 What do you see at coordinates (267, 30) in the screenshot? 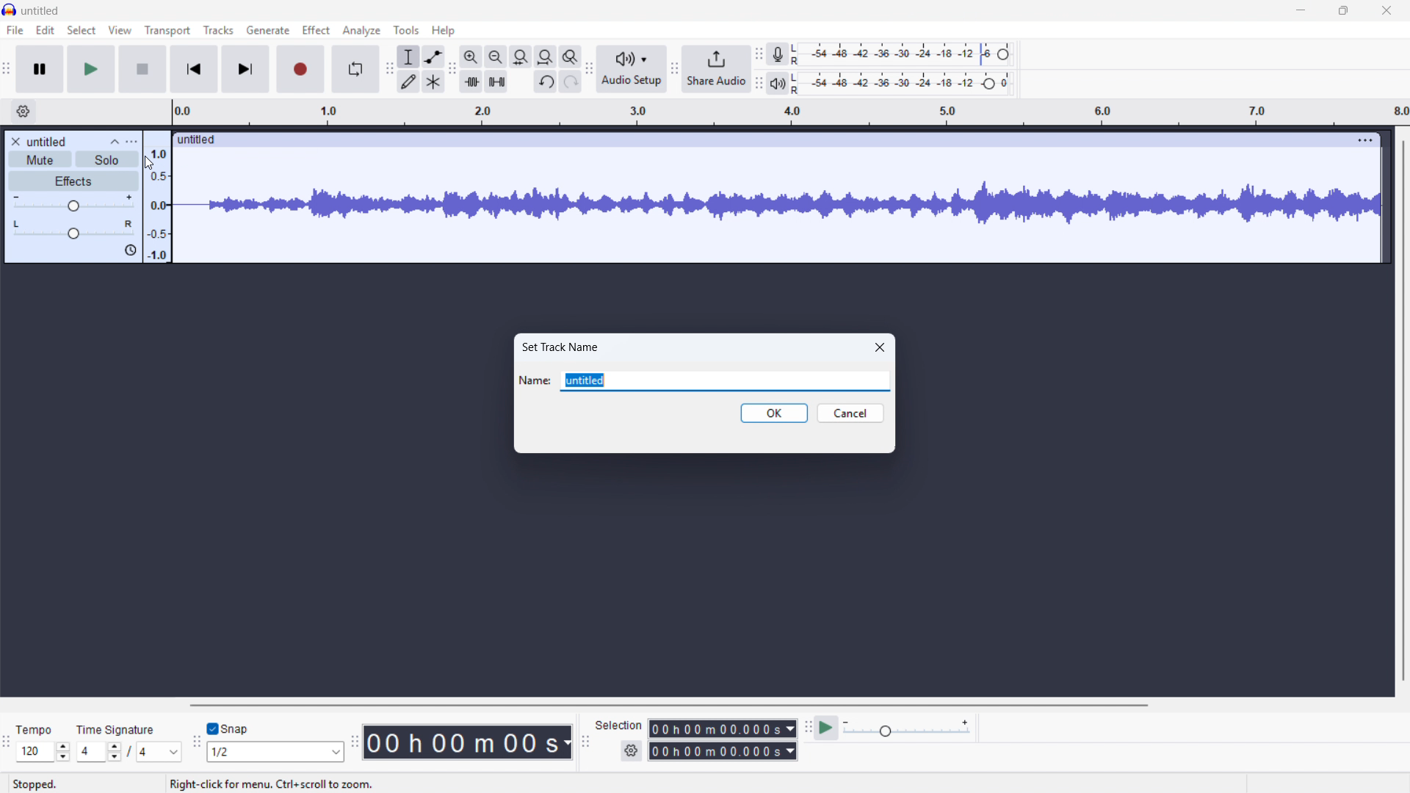
I see `Generate ` at bounding box center [267, 30].